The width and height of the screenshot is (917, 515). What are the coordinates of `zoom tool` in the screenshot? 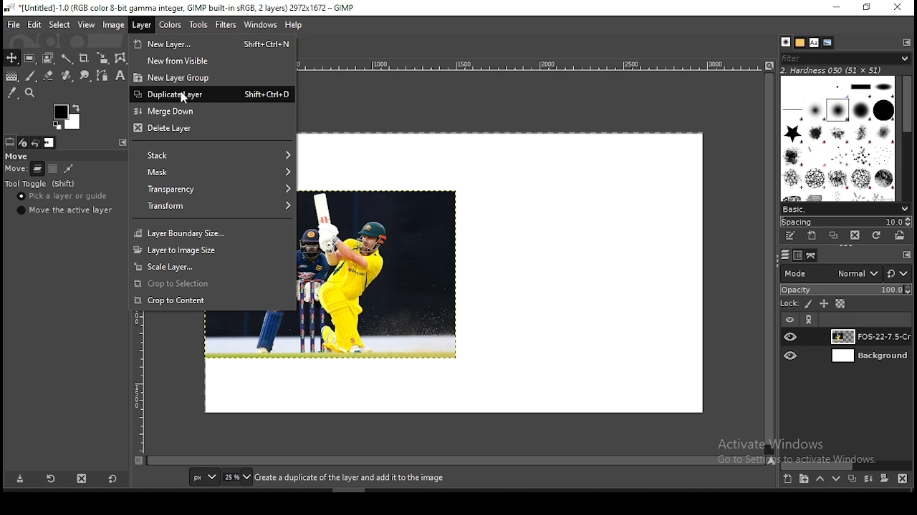 It's located at (32, 92).